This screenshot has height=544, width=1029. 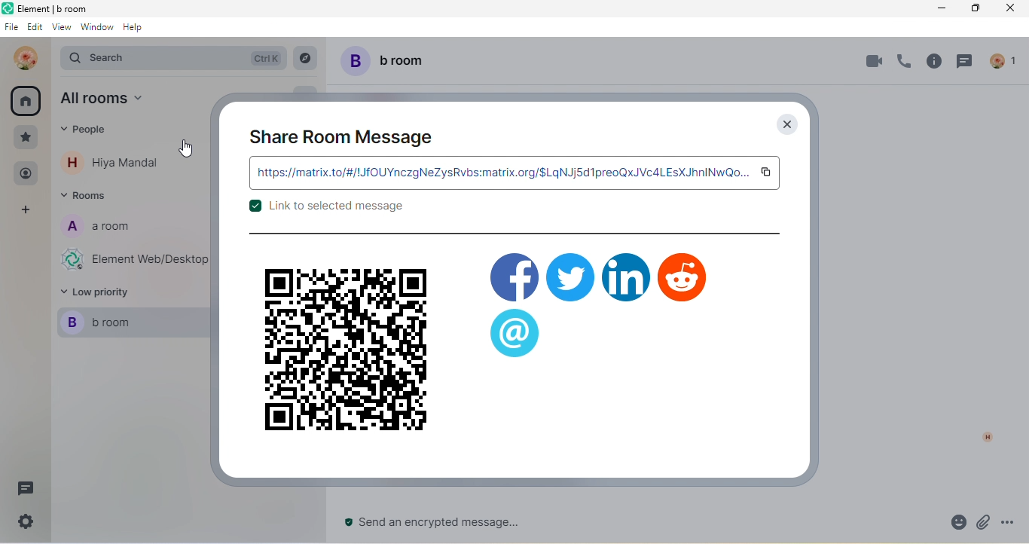 What do you see at coordinates (626, 277) in the screenshot?
I see `linkedin` at bounding box center [626, 277].